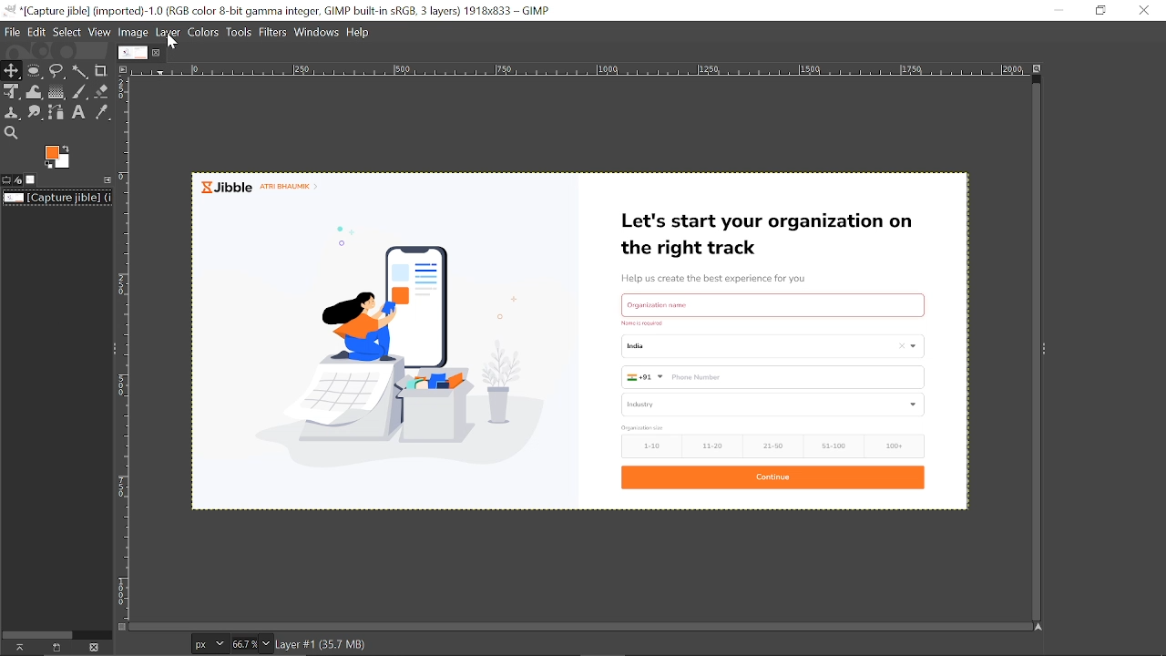 Image resolution: width=1166 pixels, height=656 pixels. Describe the element at coordinates (10, 132) in the screenshot. I see `Zoom tool` at that location.